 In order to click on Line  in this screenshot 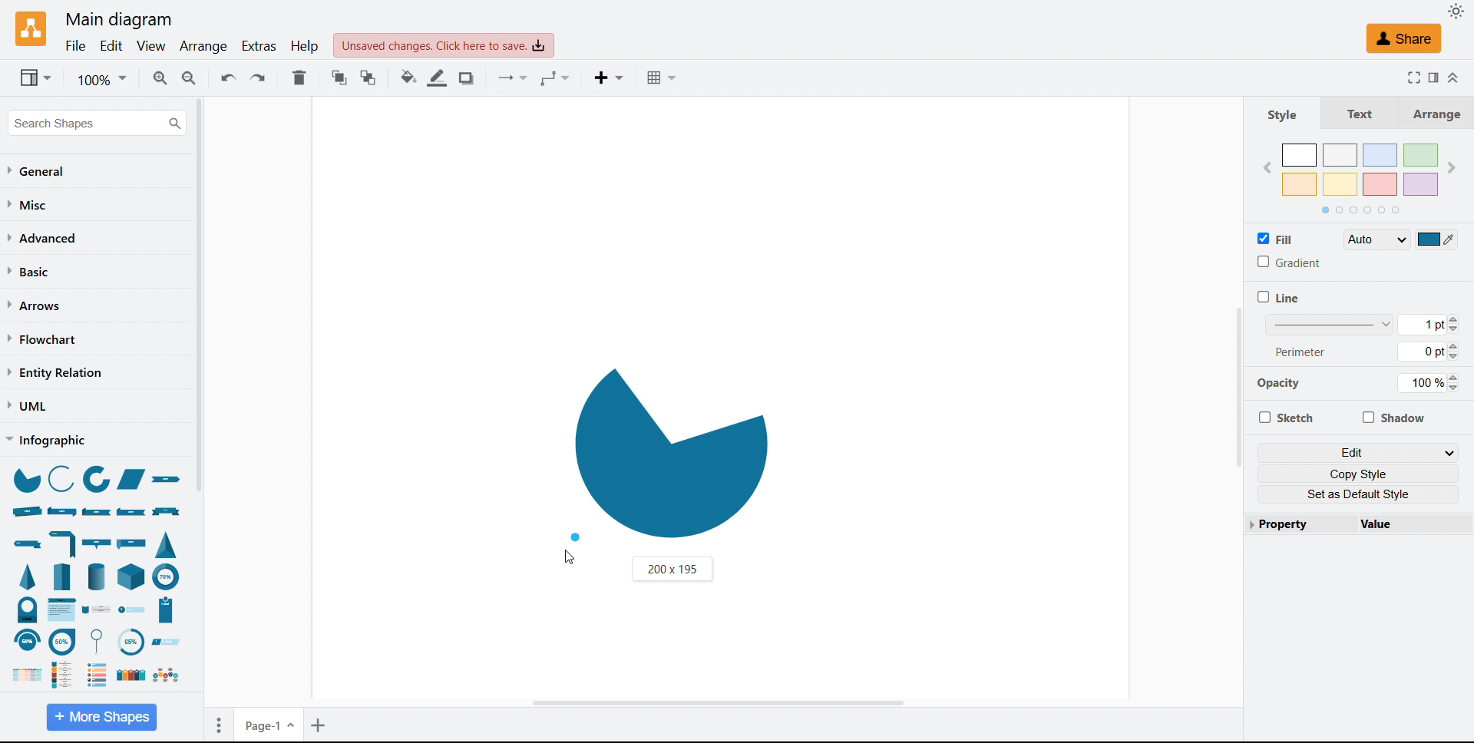, I will do `click(1278, 297)`.